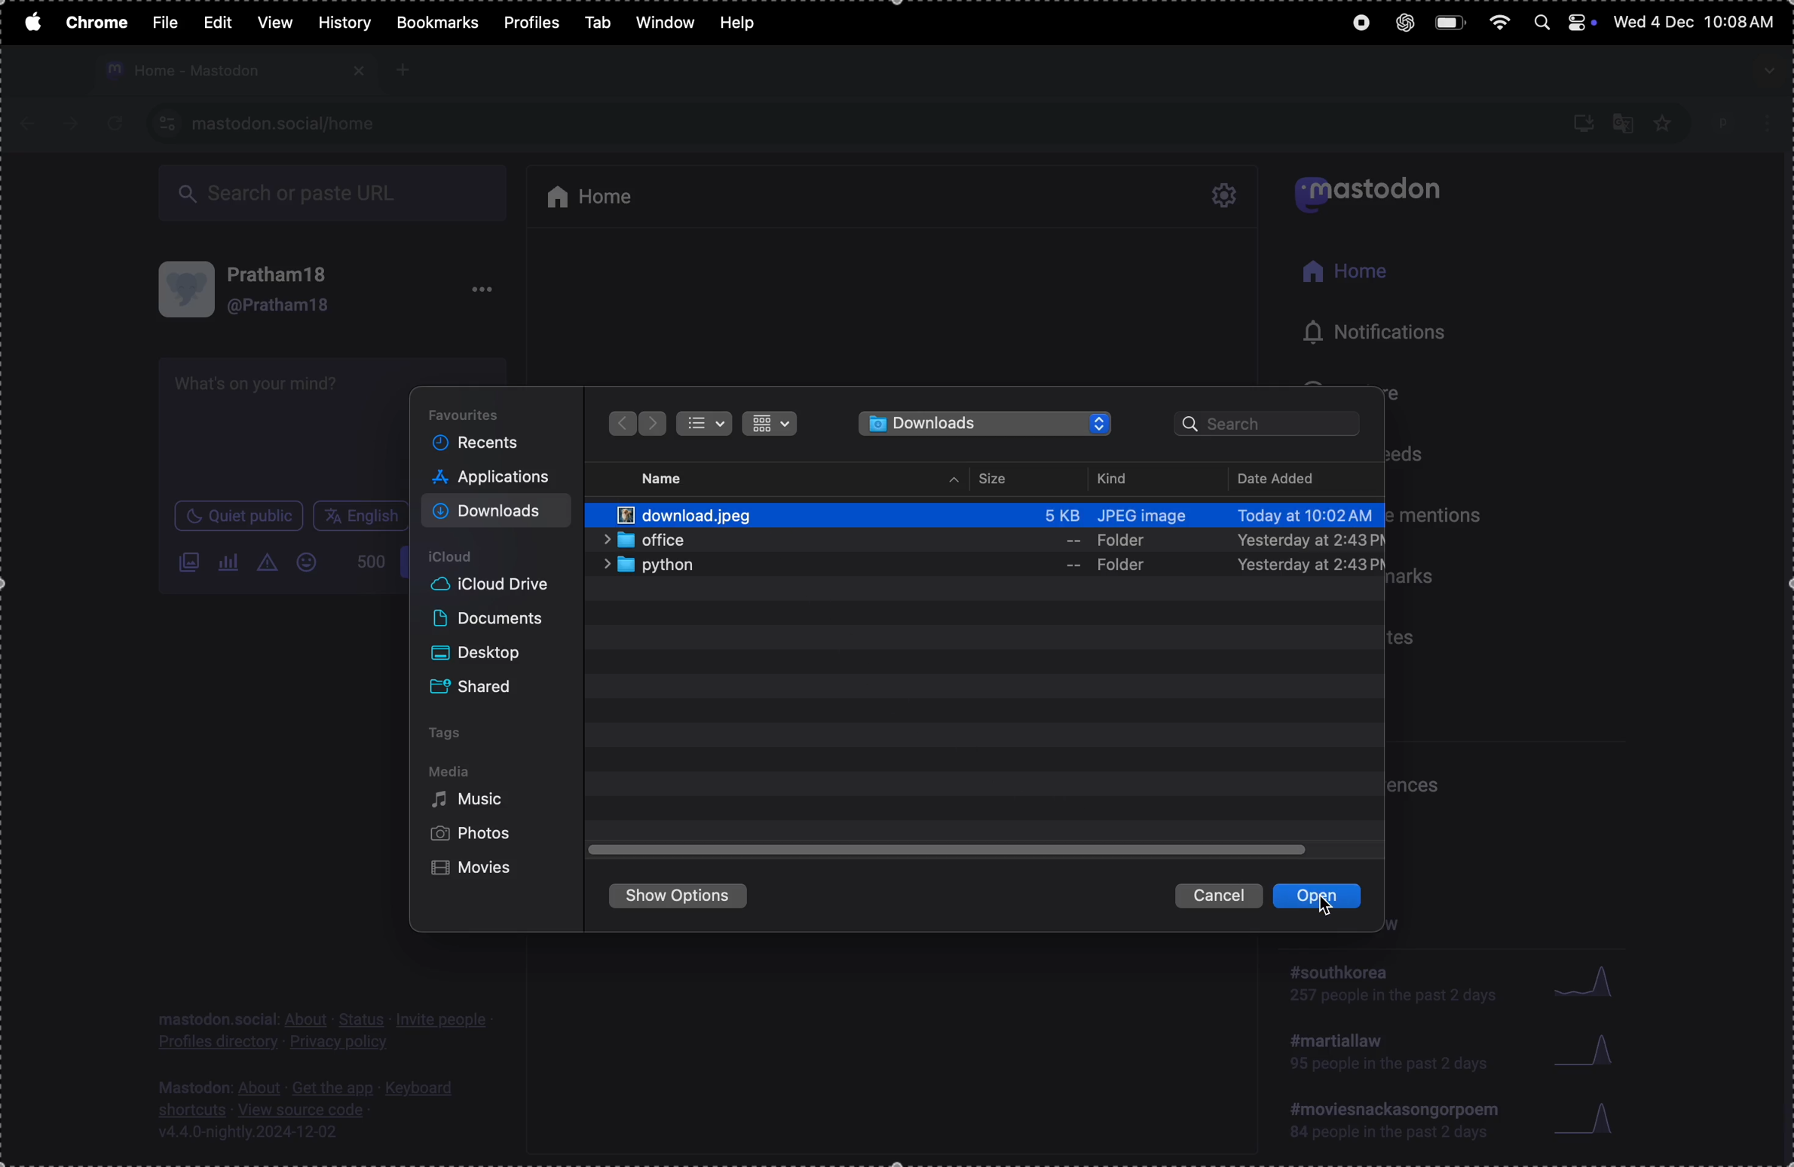  Describe the element at coordinates (501, 585) in the screenshot. I see `i cloud drive` at that location.